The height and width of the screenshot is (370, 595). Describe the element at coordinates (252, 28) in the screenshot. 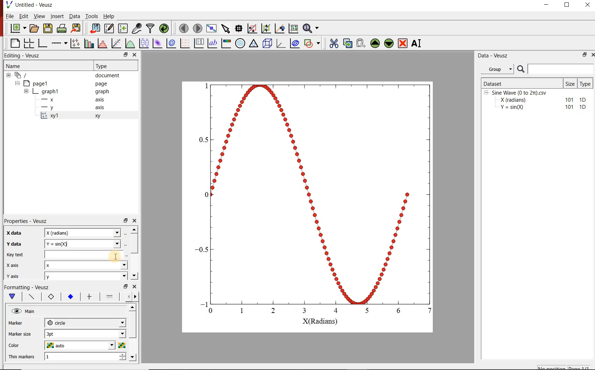

I see `click or draw rectangle` at that location.